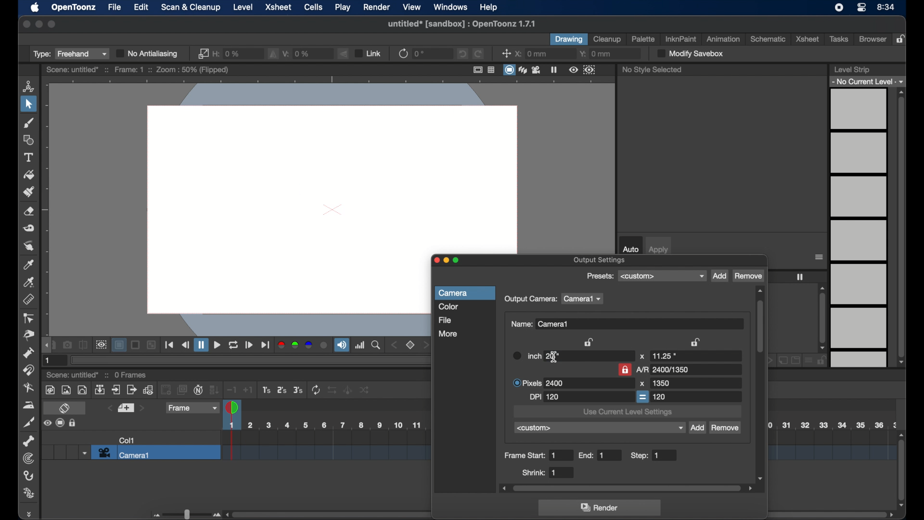 The image size is (924, 520). What do you see at coordinates (167, 390) in the screenshot?
I see `` at bounding box center [167, 390].